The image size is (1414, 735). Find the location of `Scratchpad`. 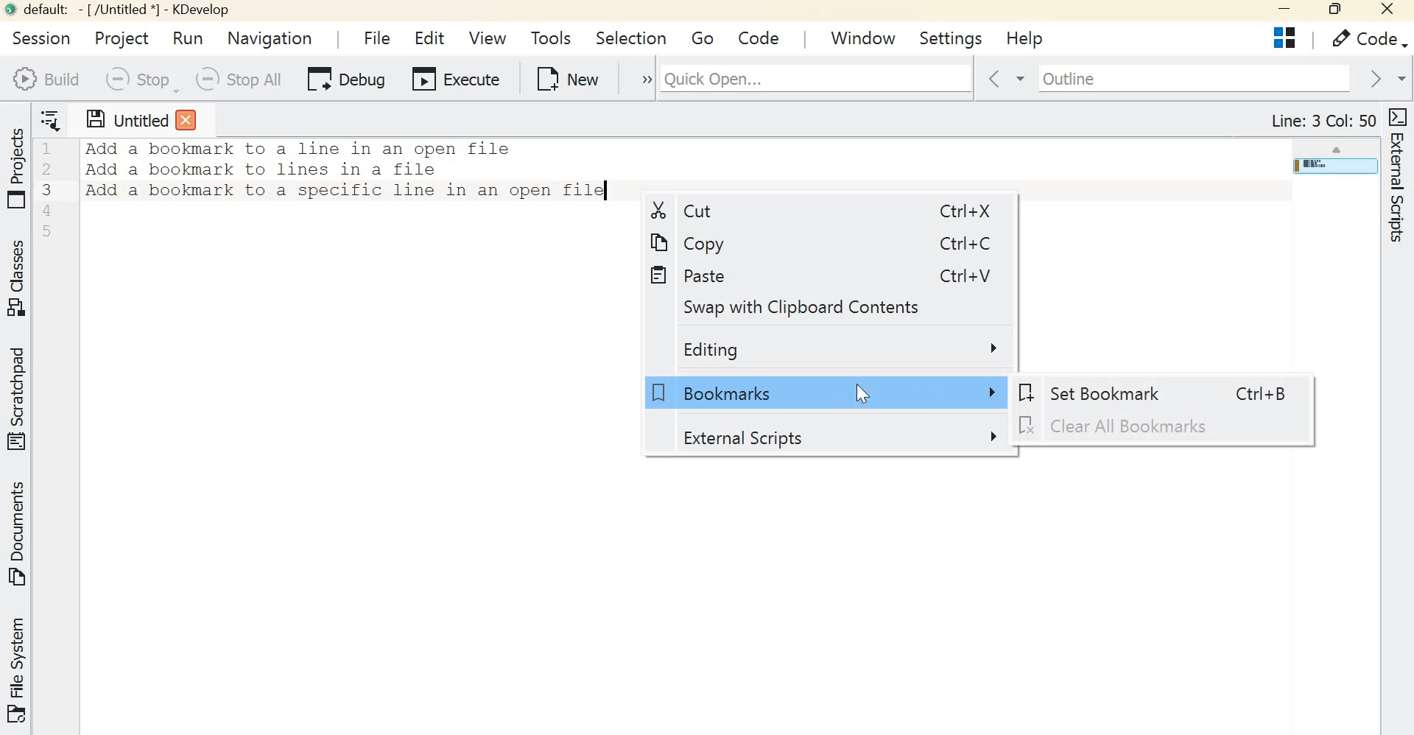

Scratchpad is located at coordinates (19, 399).